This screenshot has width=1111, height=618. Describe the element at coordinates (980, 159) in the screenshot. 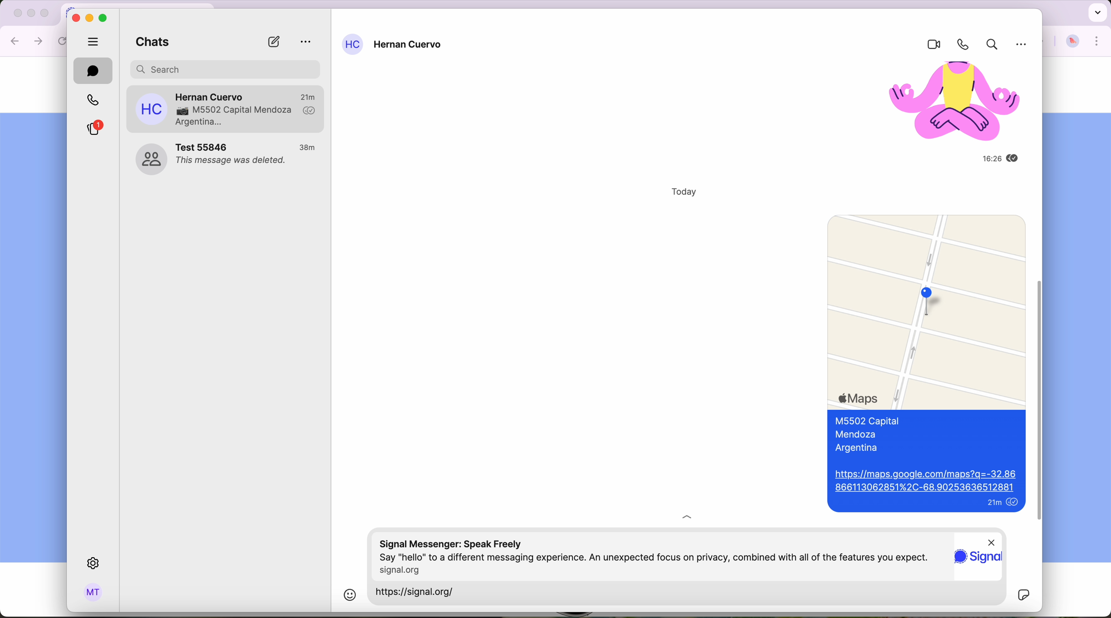

I see `16:26` at that location.